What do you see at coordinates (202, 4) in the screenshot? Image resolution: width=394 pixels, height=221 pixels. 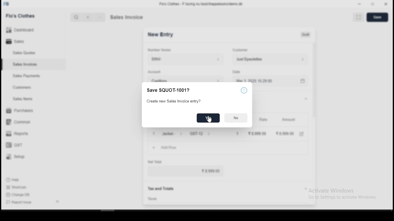 I see `Flo's Clothes - F-\turing nu tools\frappebooks\demo db` at bounding box center [202, 4].